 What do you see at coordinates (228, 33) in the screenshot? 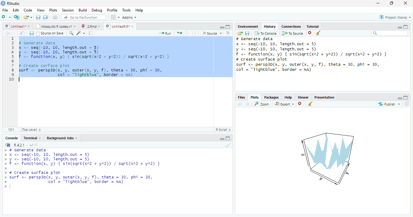
I see `Show document outline` at bounding box center [228, 33].